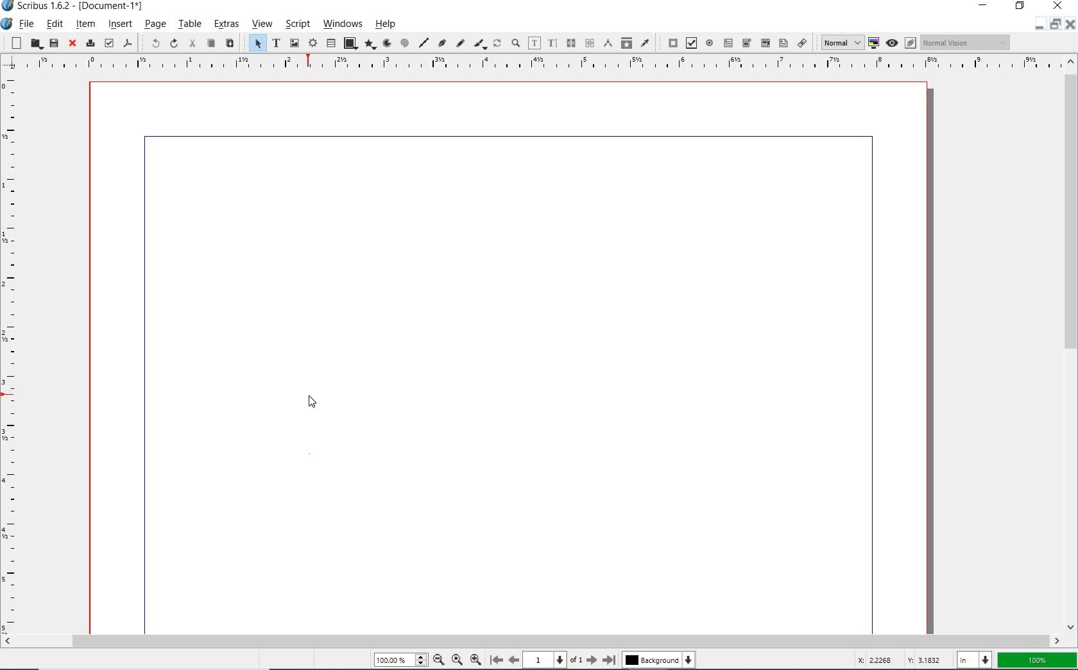  Describe the element at coordinates (155, 25) in the screenshot. I see `page` at that location.